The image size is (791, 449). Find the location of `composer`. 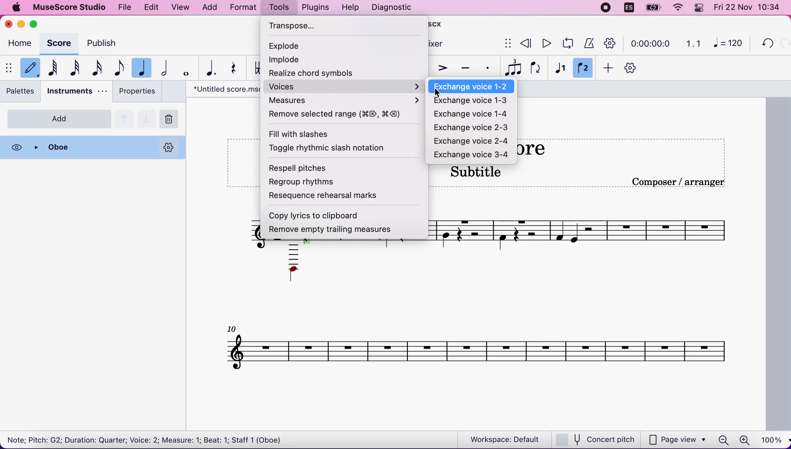

composer is located at coordinates (575, 229).